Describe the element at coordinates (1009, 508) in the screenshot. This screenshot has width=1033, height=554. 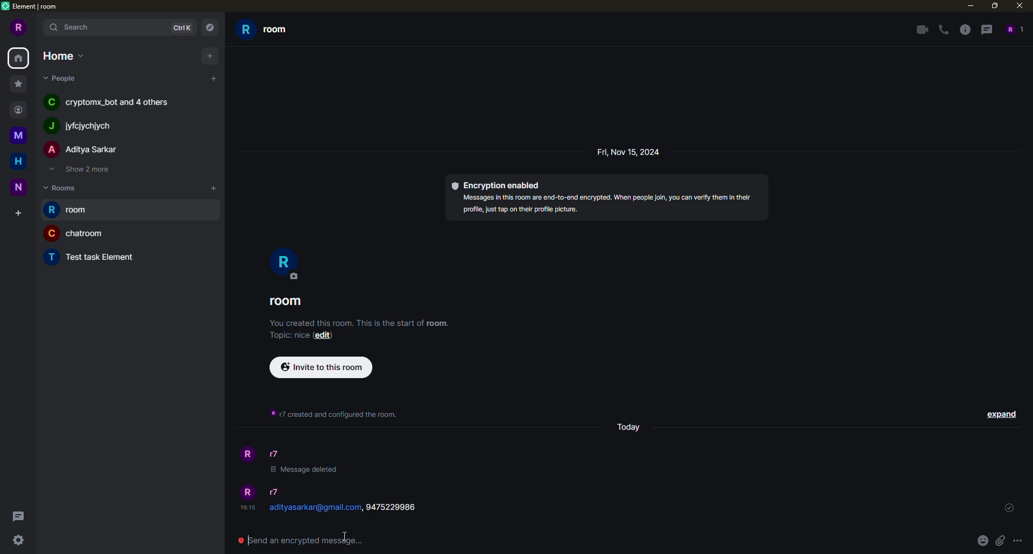
I see `sent` at that location.